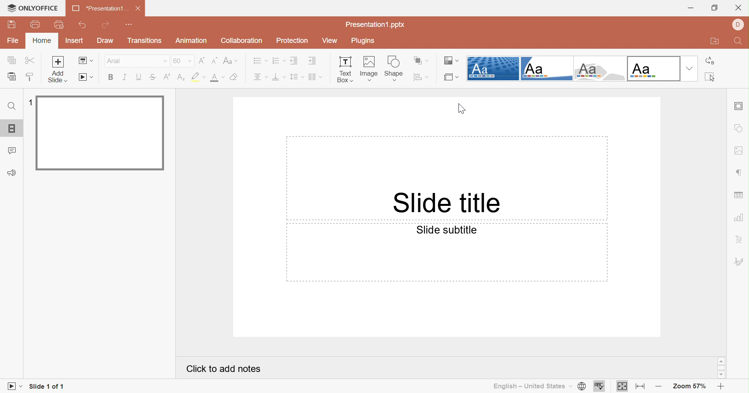  Describe the element at coordinates (712, 62) in the screenshot. I see `Replace` at that location.